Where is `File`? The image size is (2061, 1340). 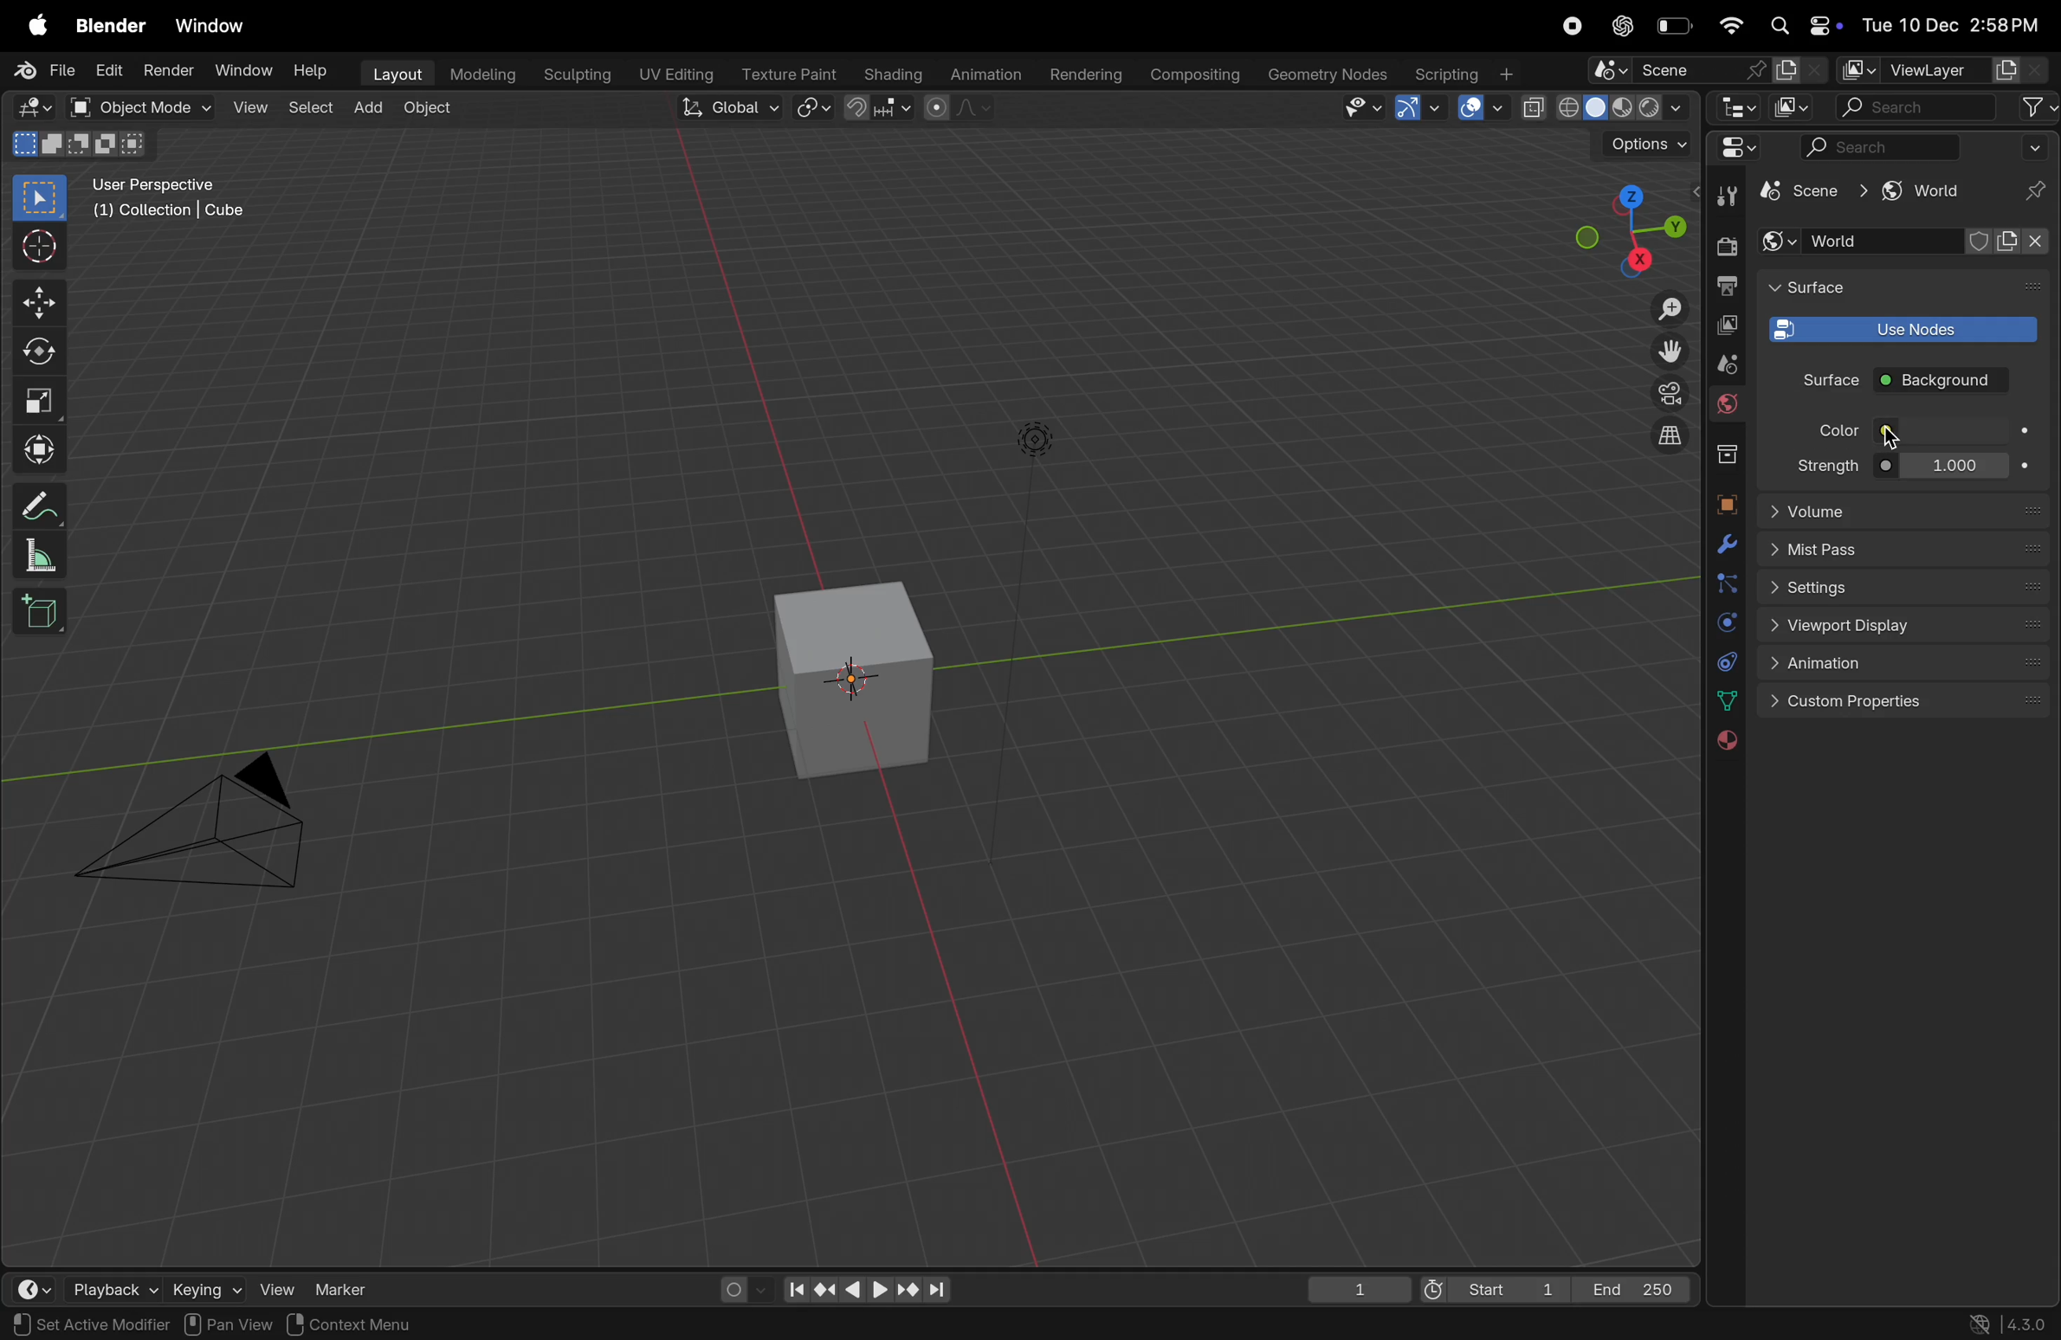
File is located at coordinates (46, 72).